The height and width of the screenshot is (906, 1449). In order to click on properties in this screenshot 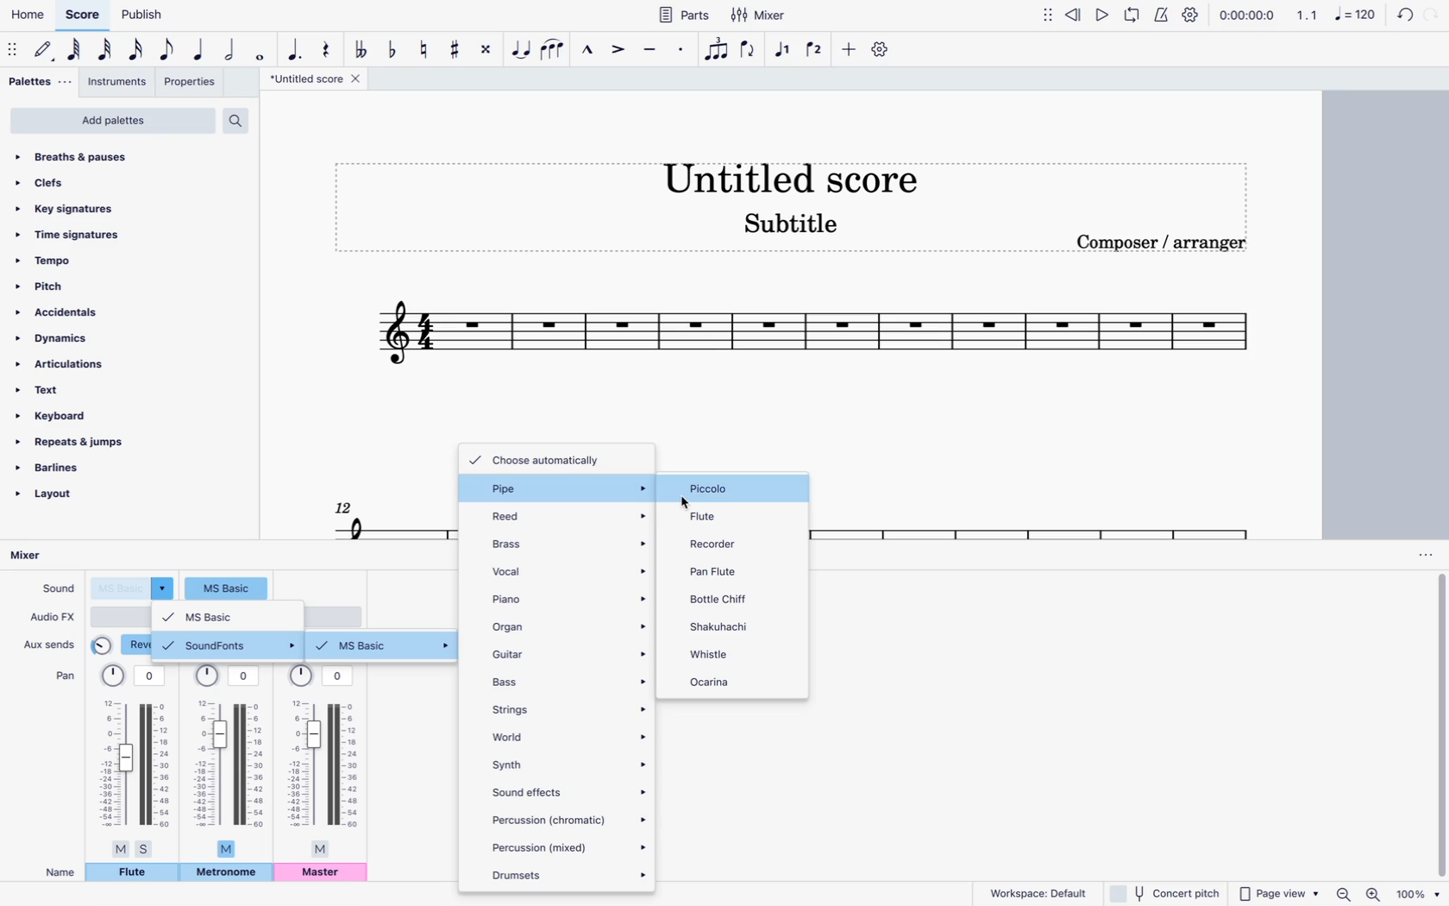, I will do `click(191, 84)`.